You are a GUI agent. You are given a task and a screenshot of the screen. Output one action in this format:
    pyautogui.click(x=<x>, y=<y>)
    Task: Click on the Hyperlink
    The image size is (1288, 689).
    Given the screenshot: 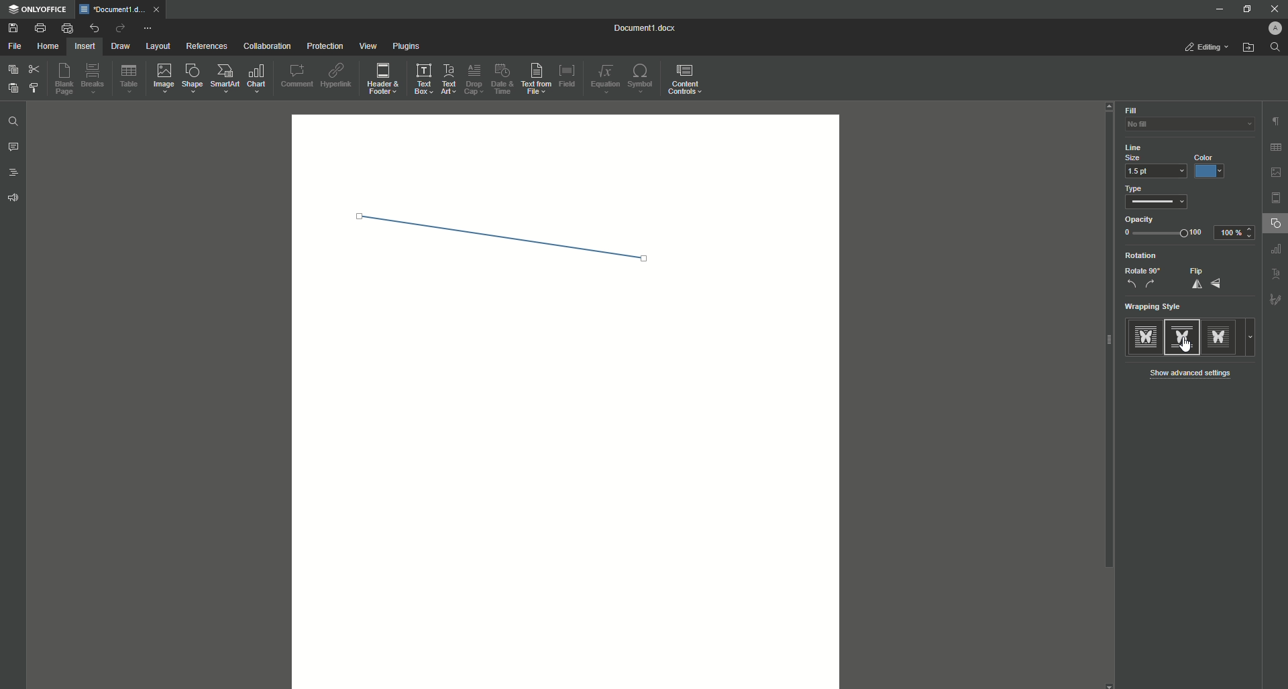 What is the action you would take?
    pyautogui.click(x=337, y=76)
    